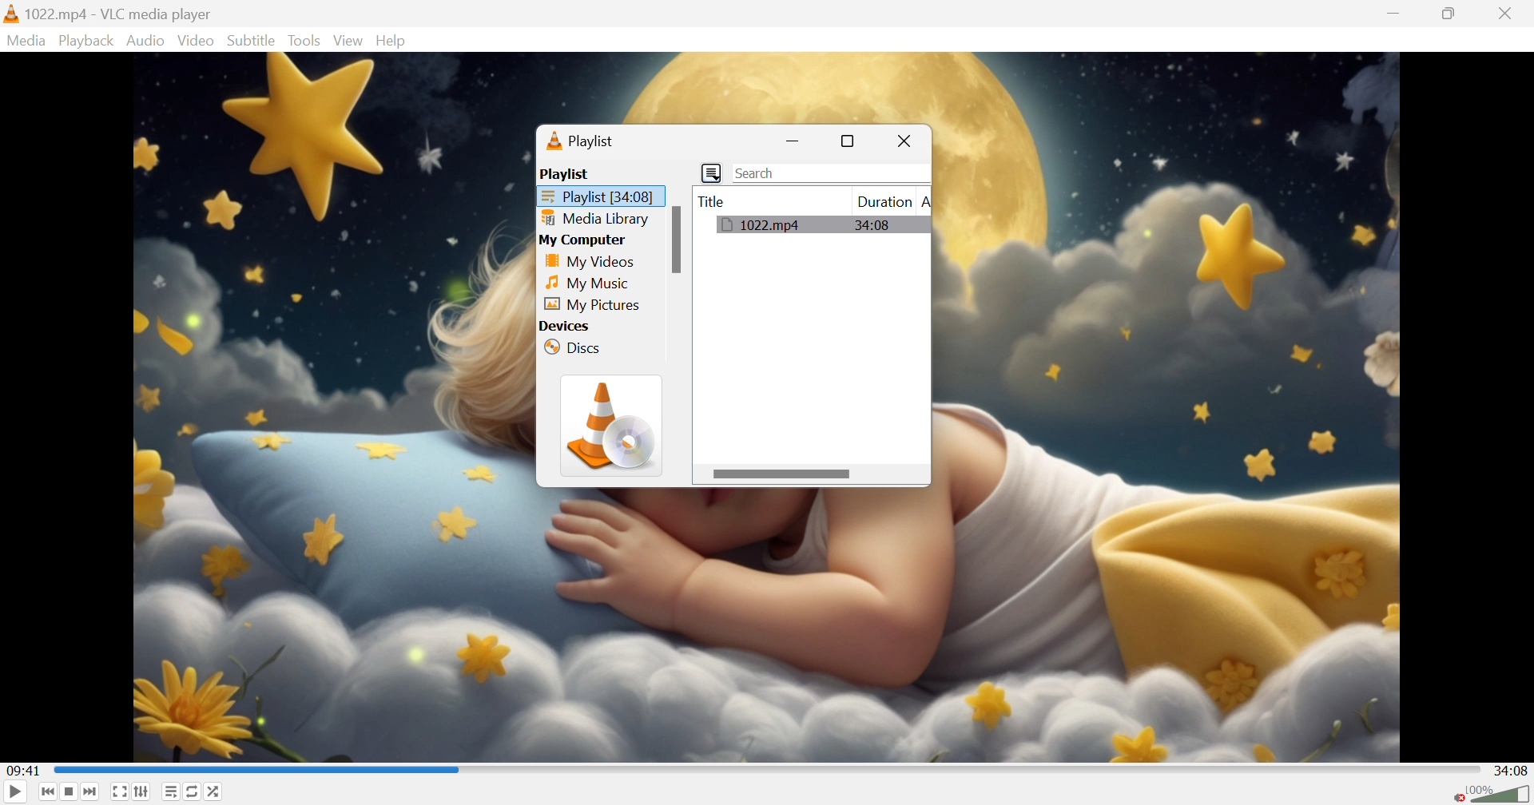 This screenshot has width=1534, height=805. Describe the element at coordinates (781, 474) in the screenshot. I see `Scroll bar` at that location.